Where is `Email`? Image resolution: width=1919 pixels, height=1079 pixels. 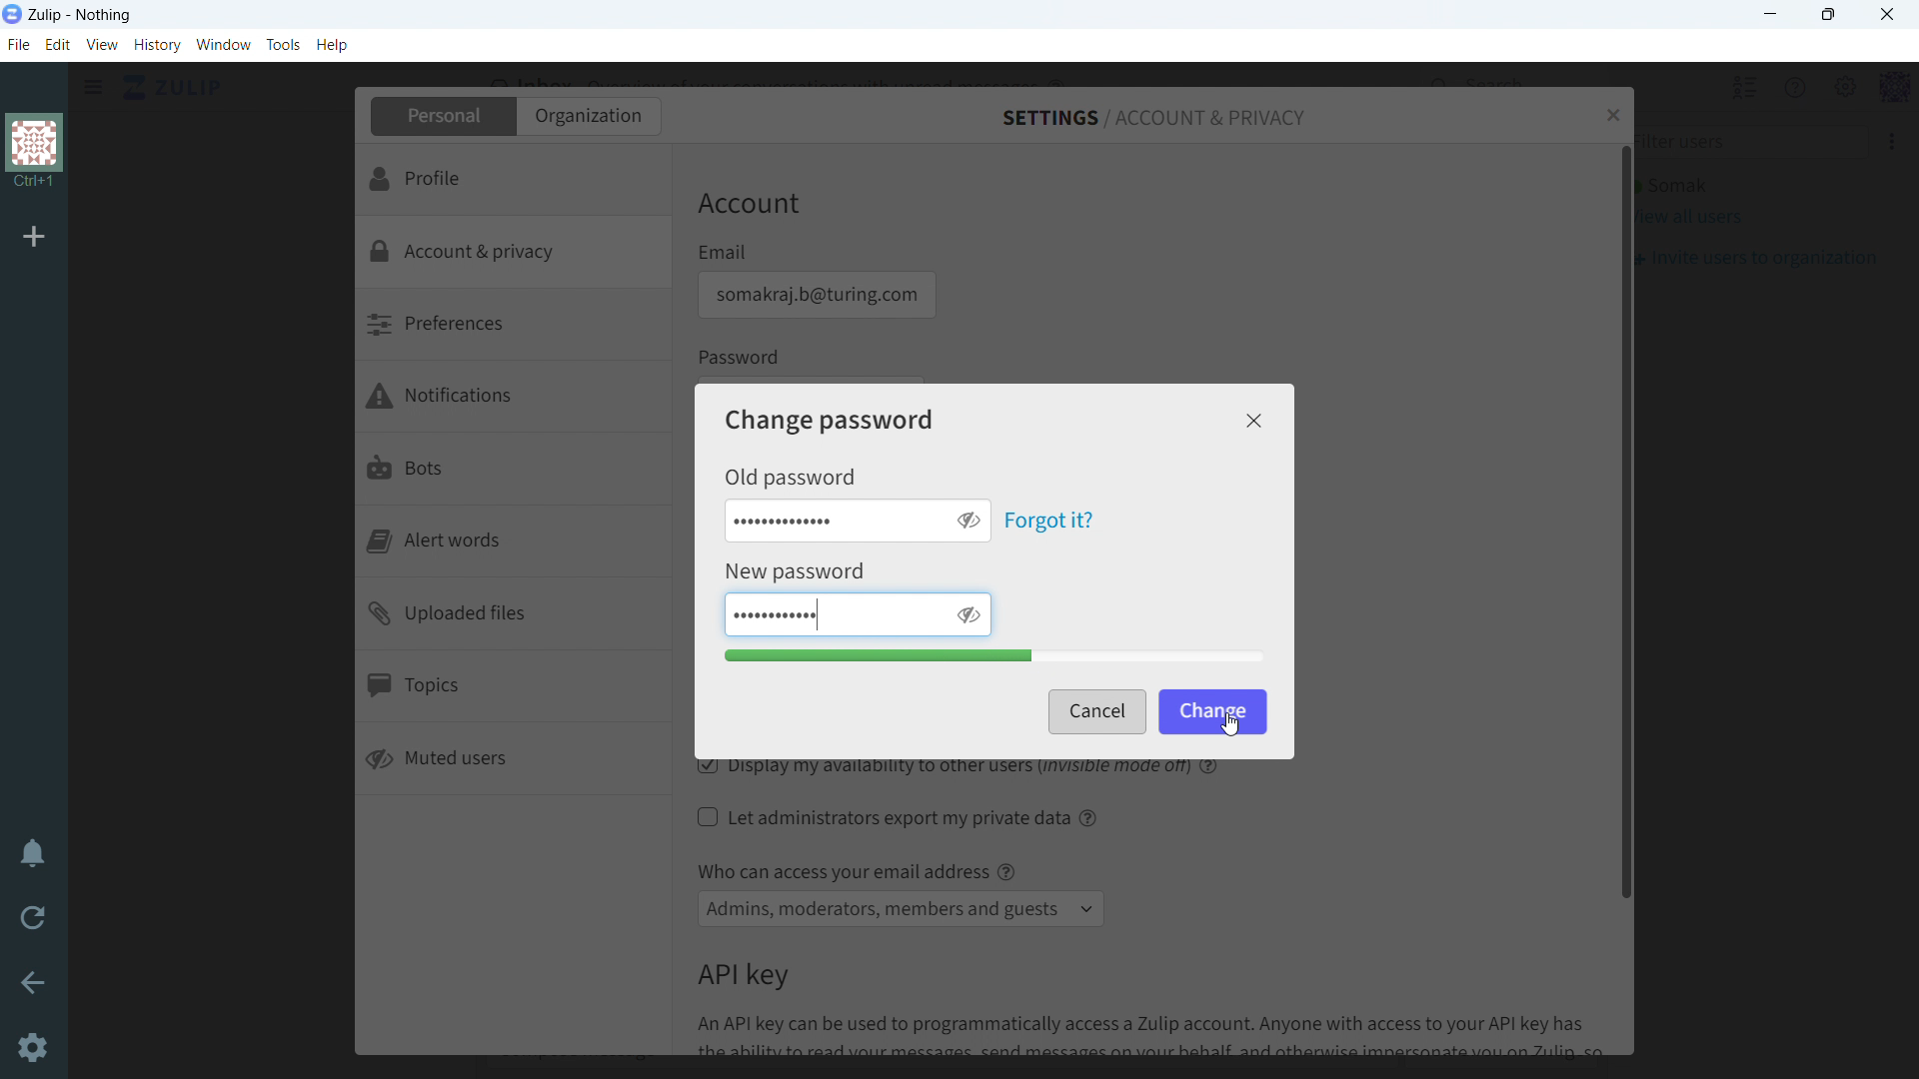
Email is located at coordinates (724, 252).